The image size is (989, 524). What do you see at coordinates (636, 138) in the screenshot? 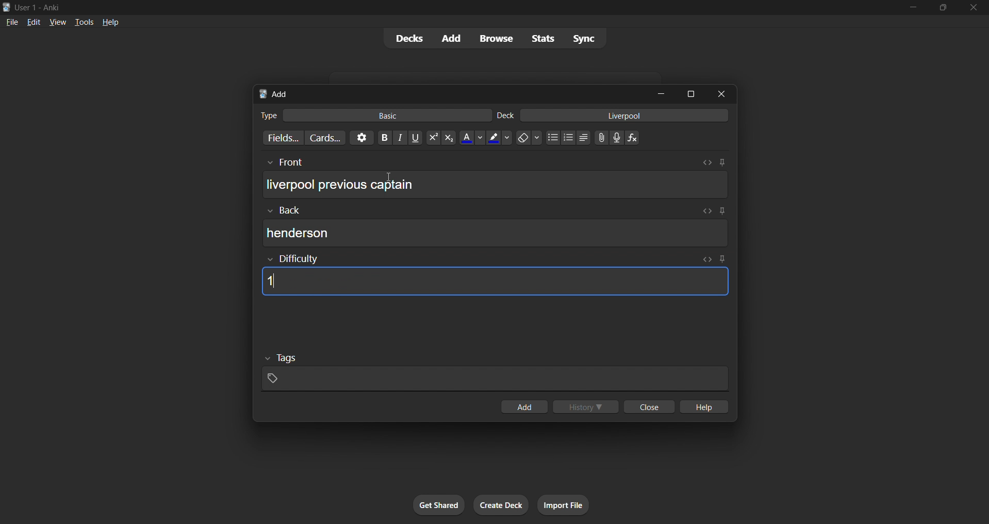
I see `function` at bounding box center [636, 138].